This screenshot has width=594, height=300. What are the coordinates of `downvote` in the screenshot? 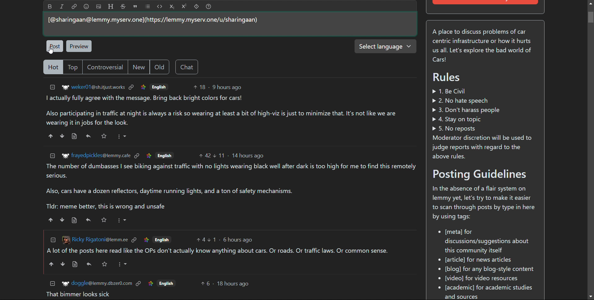 It's located at (62, 220).